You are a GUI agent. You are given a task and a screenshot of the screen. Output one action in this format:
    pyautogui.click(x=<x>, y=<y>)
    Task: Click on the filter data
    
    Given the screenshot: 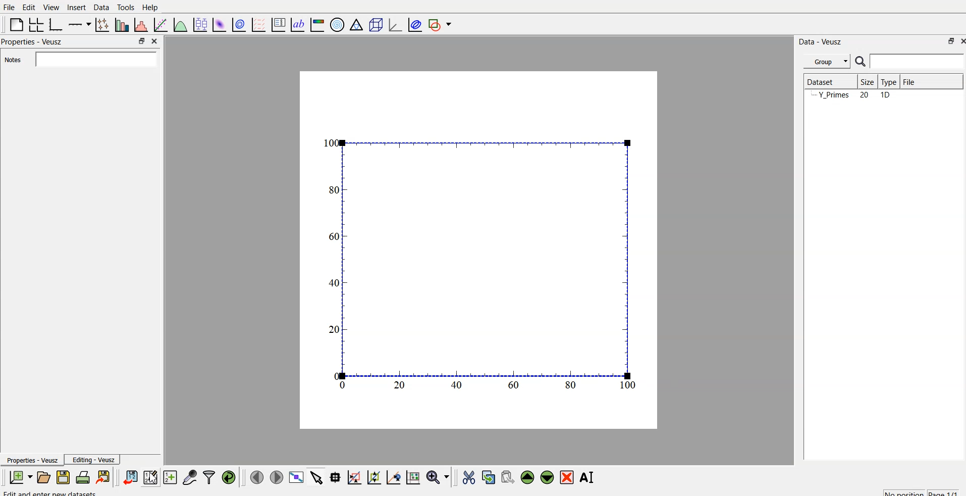 What is the action you would take?
    pyautogui.click(x=209, y=476)
    